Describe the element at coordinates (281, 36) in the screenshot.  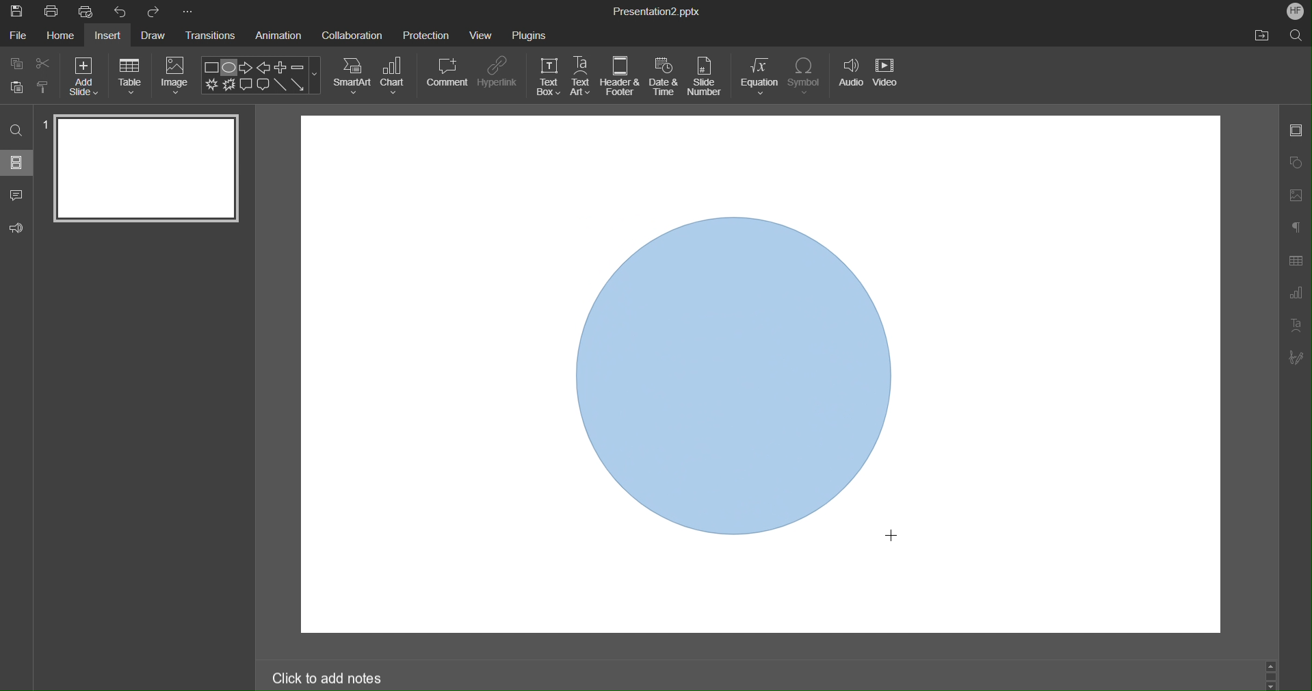
I see `Animation` at that location.